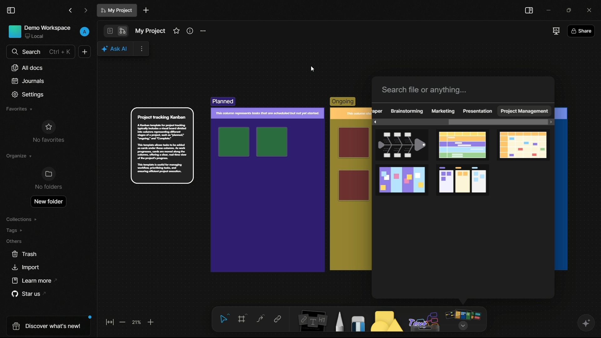 This screenshot has width=601, height=338. Describe the element at coordinates (529, 10) in the screenshot. I see `toggle sidebar` at that location.